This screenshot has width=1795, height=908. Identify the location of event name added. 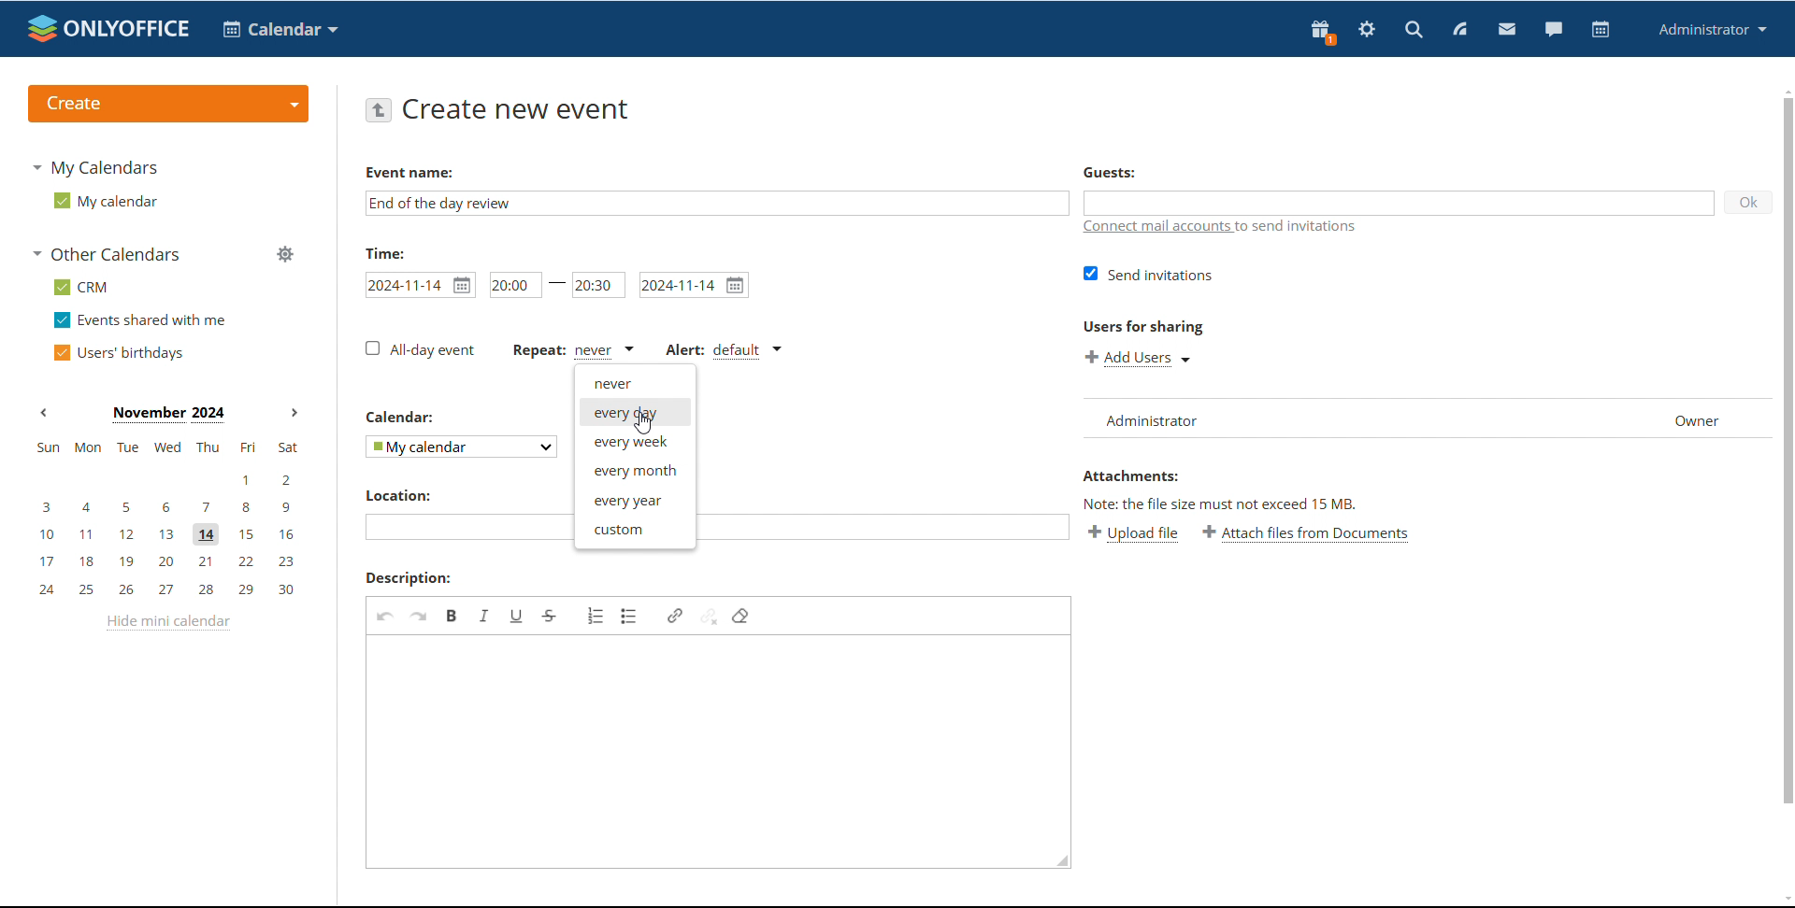
(441, 203).